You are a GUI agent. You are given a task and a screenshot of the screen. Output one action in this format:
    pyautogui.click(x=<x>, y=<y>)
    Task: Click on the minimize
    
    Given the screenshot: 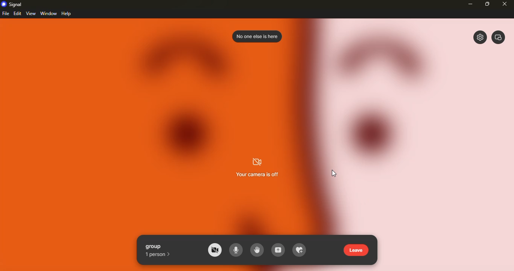 What is the action you would take?
    pyautogui.click(x=470, y=4)
    